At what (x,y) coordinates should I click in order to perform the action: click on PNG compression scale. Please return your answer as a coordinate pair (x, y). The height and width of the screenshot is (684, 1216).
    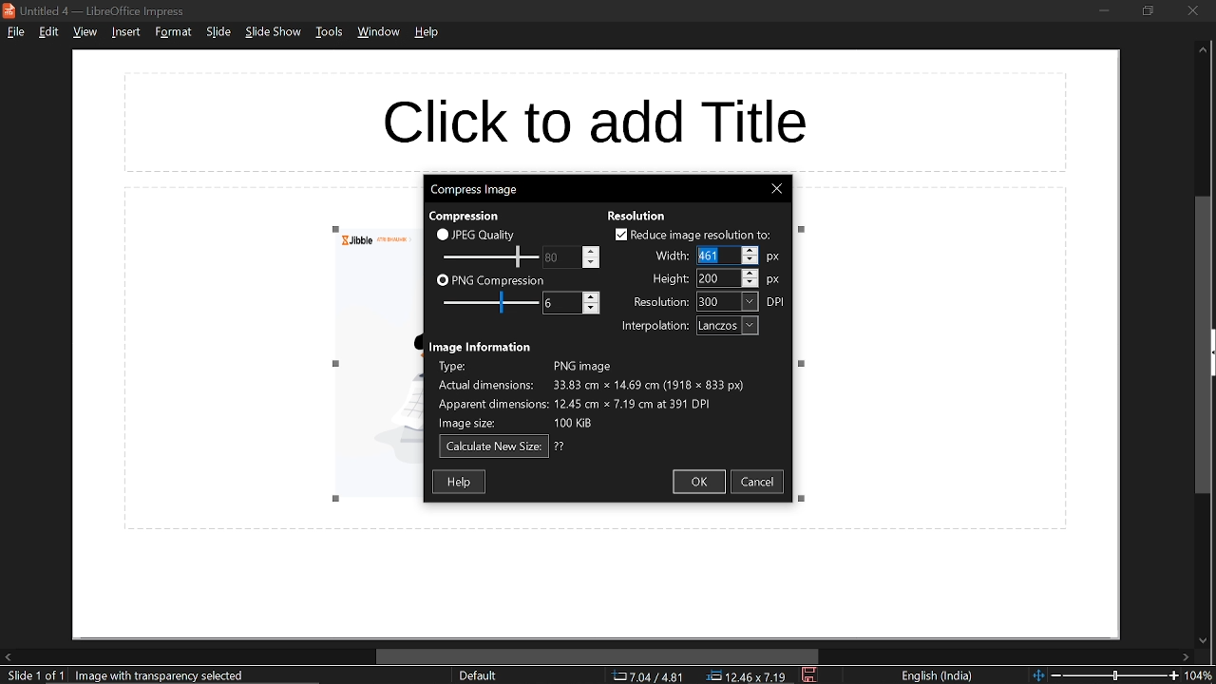
    Looking at the image, I should click on (487, 302).